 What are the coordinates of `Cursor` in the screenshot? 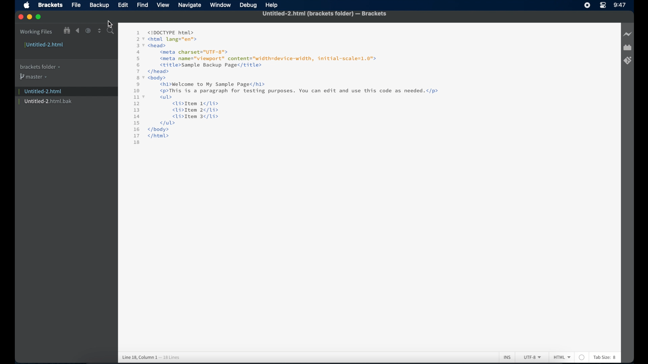 It's located at (110, 25).